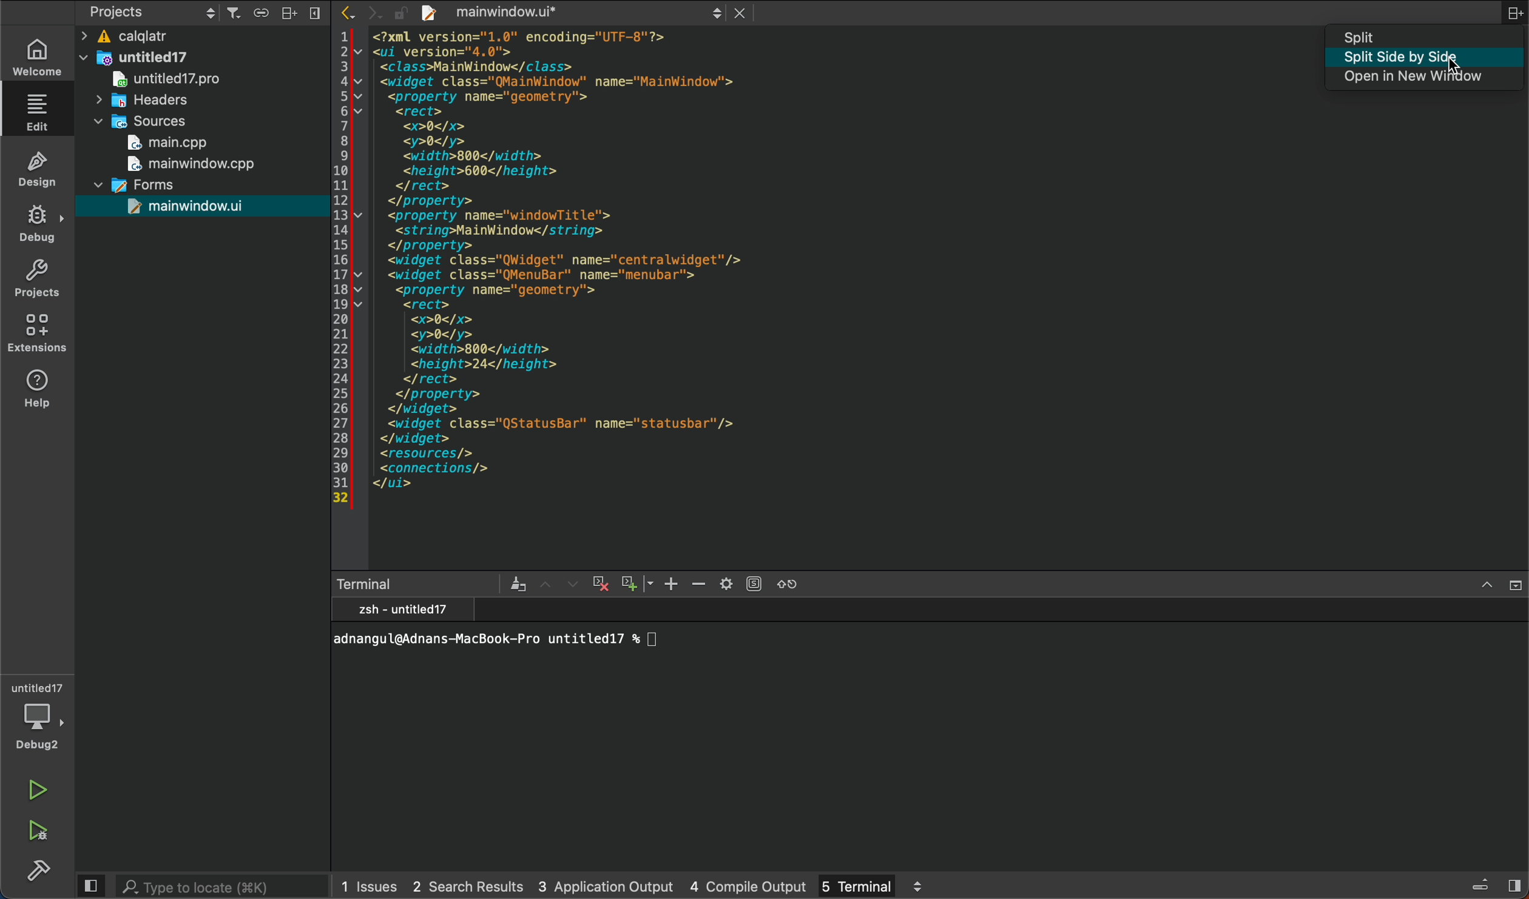  What do you see at coordinates (467, 886) in the screenshot?
I see `search results` at bounding box center [467, 886].